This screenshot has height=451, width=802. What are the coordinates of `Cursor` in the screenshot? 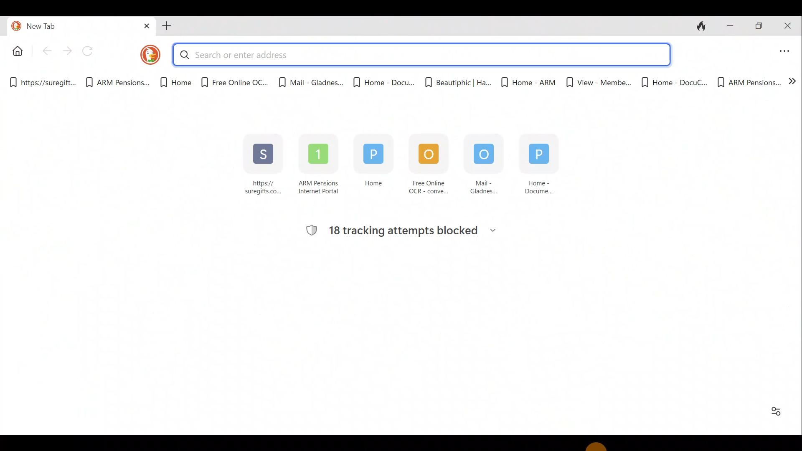 It's located at (603, 443).